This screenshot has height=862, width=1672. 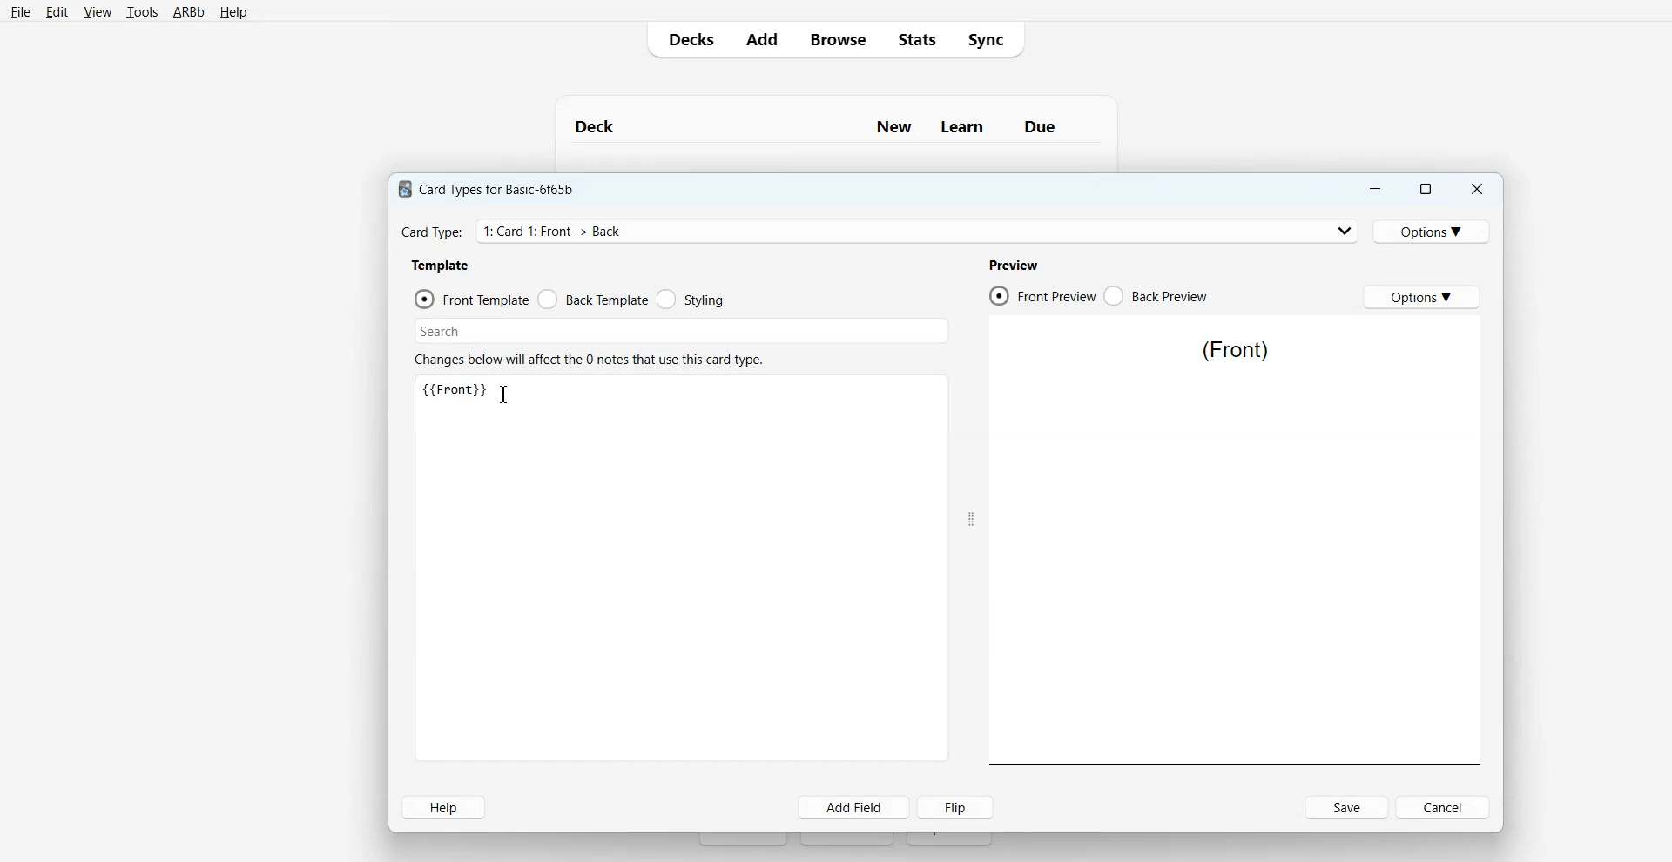 What do you see at coordinates (1477, 188) in the screenshot?
I see `Close` at bounding box center [1477, 188].